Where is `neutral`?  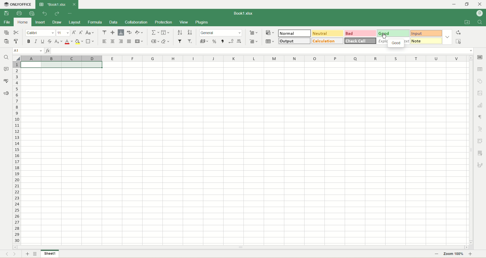 neutral is located at coordinates (327, 33).